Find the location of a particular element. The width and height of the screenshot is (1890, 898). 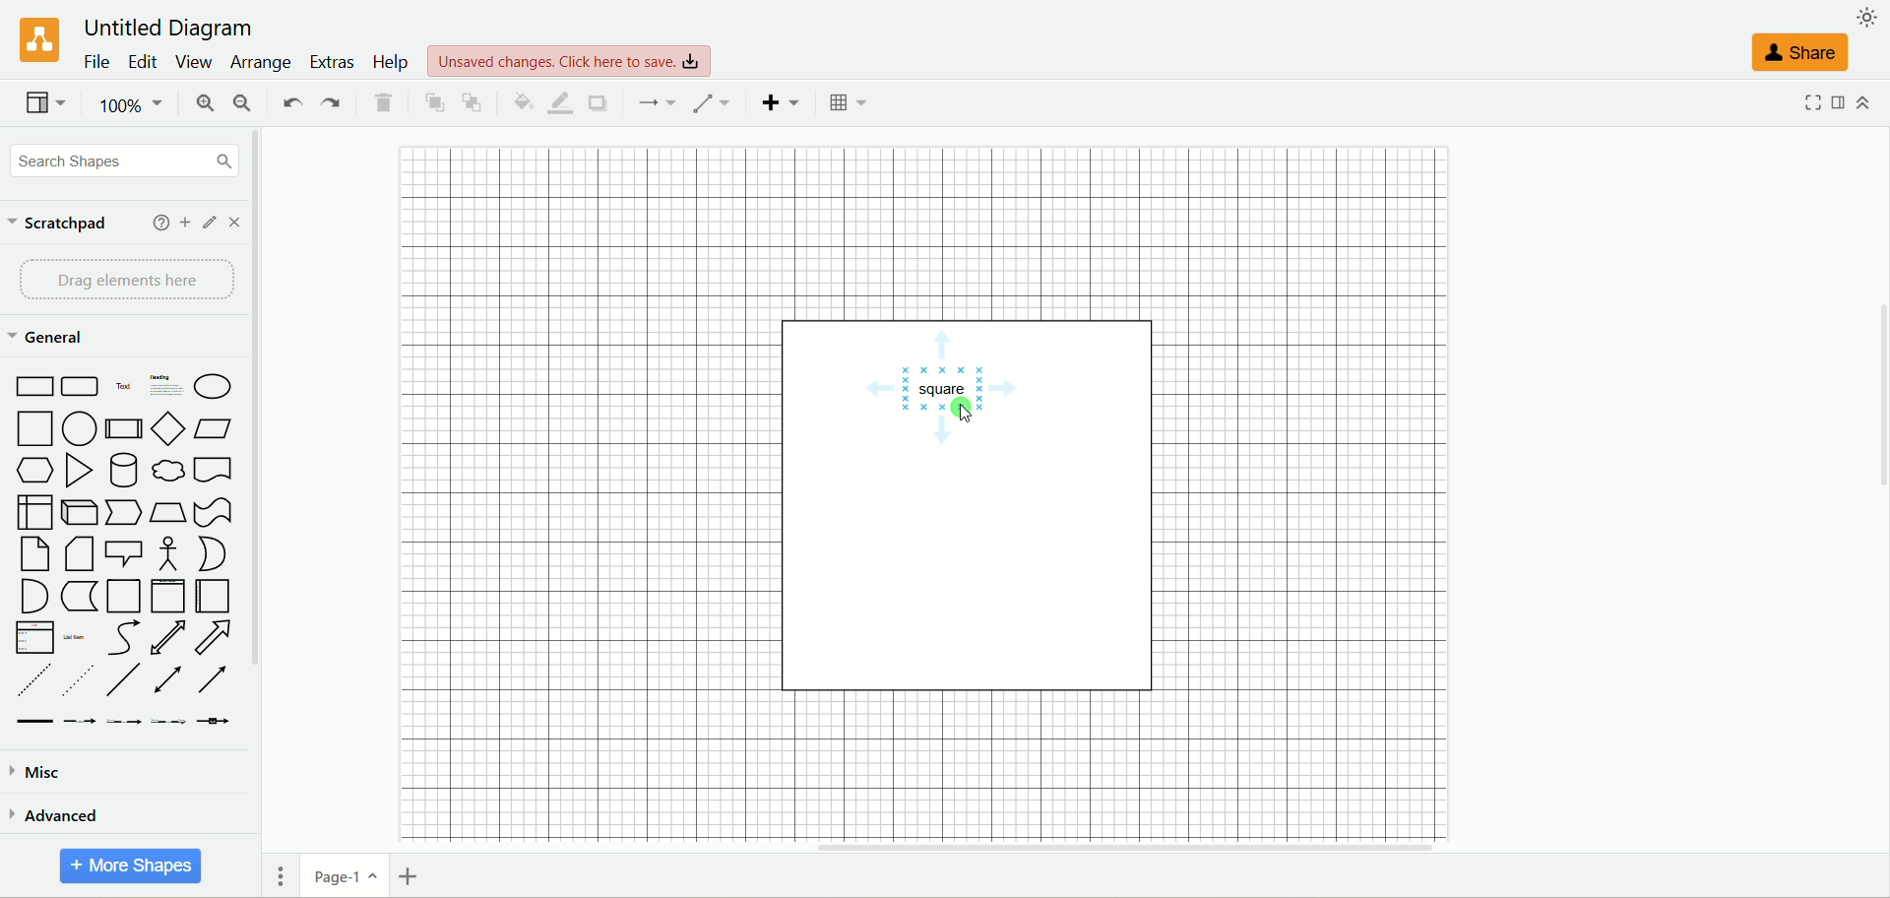

scratchpad is located at coordinates (67, 227).